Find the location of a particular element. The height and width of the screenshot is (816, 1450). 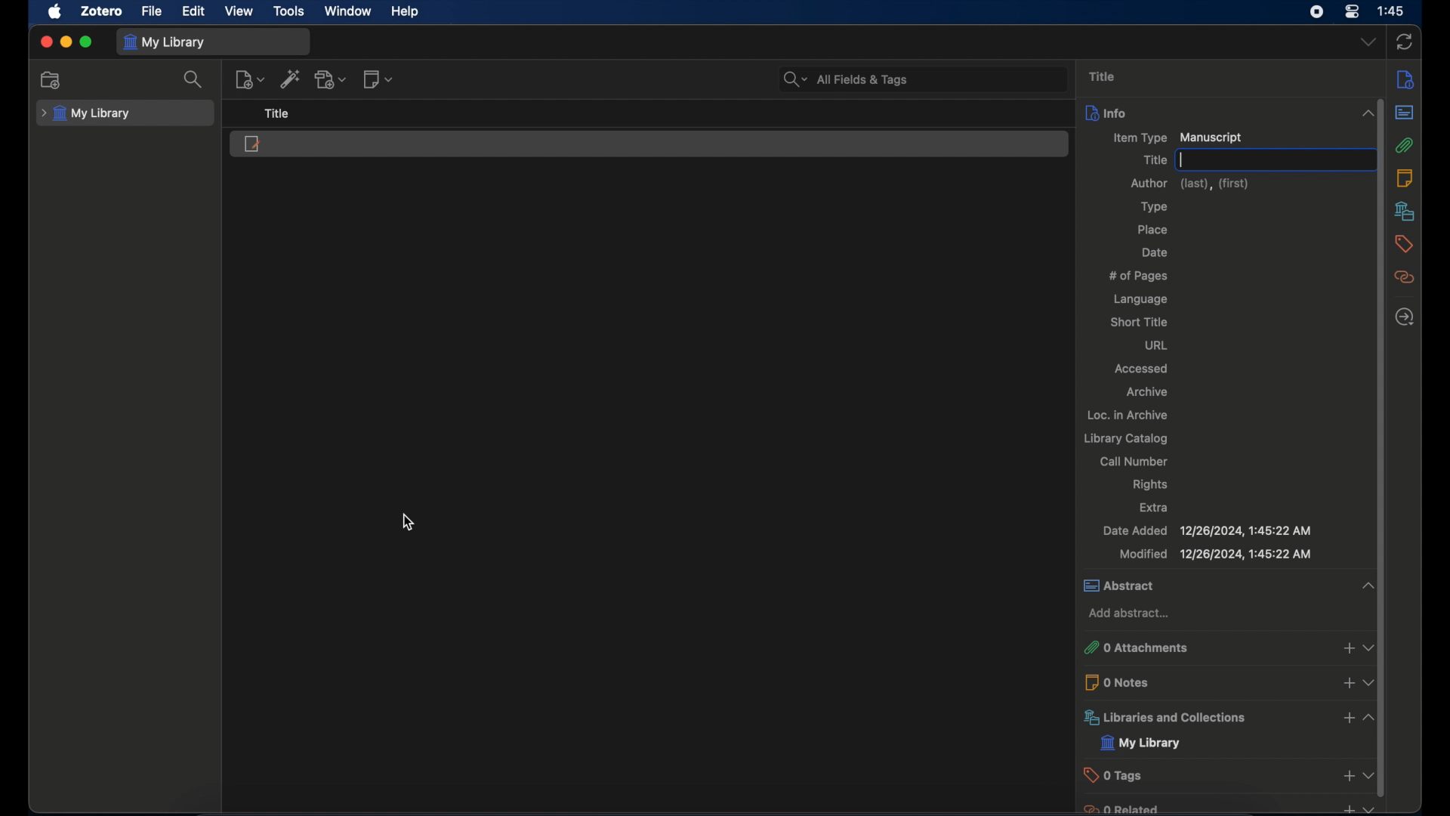

title is located at coordinates (1154, 160).